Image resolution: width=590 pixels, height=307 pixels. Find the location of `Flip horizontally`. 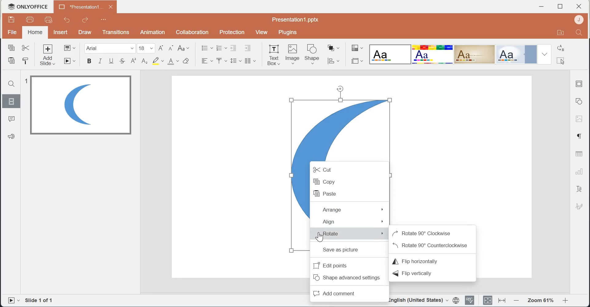

Flip horizontally is located at coordinates (431, 260).